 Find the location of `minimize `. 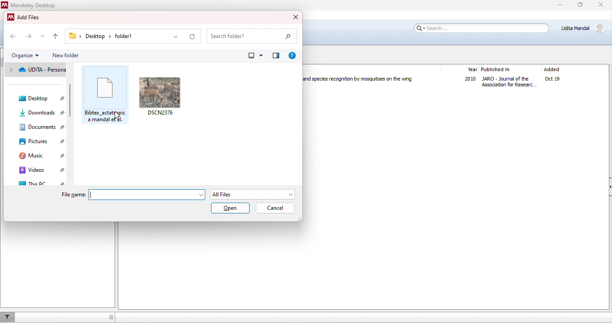

minimize  is located at coordinates (559, 5).